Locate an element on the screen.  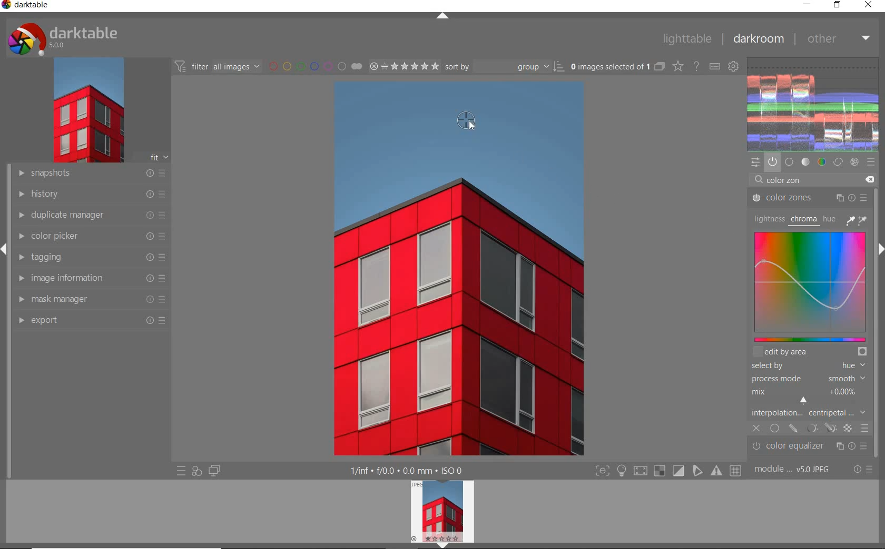
color picker is located at coordinates (90, 238).